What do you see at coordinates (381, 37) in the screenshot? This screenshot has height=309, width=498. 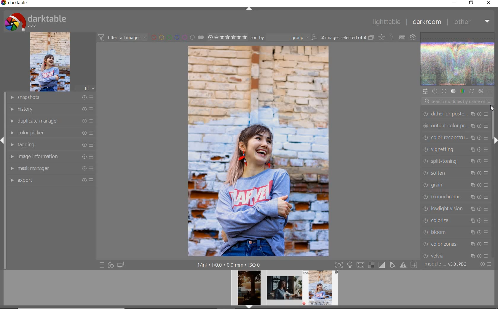 I see `CHANGE TYPE OF OVERLAYS` at bounding box center [381, 37].